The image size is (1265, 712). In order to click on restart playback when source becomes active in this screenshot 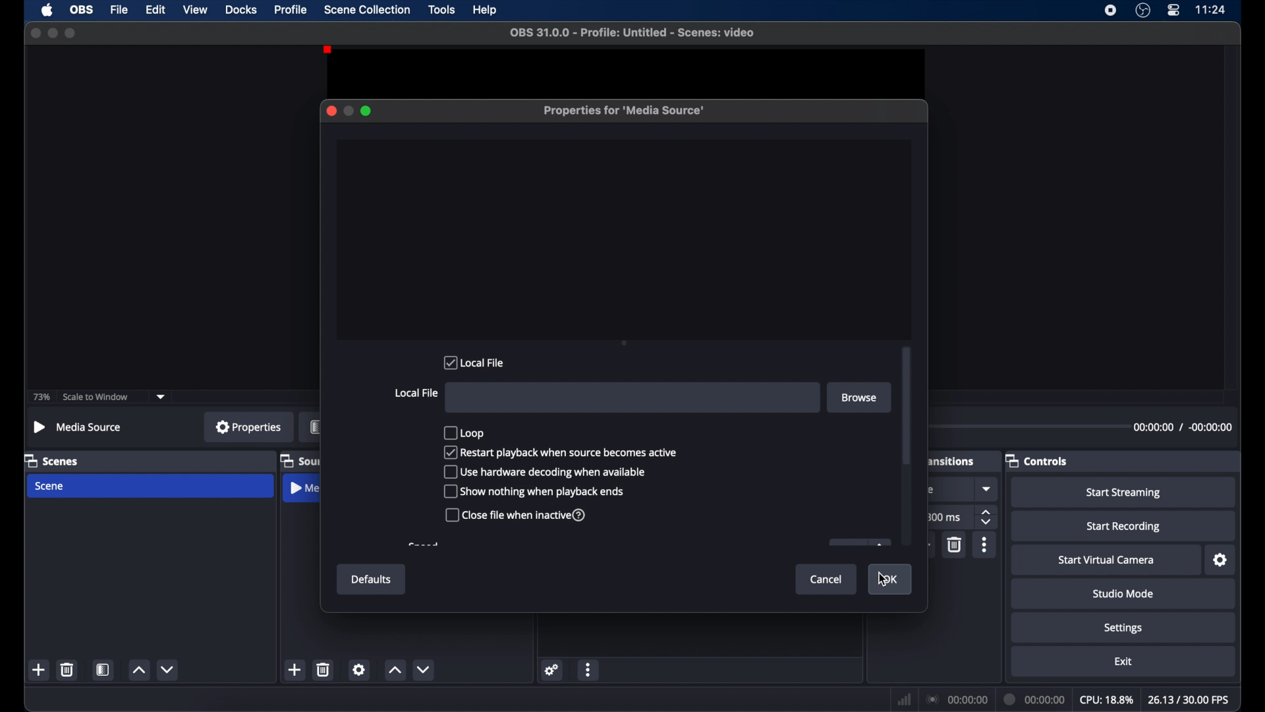, I will do `click(561, 452)`.